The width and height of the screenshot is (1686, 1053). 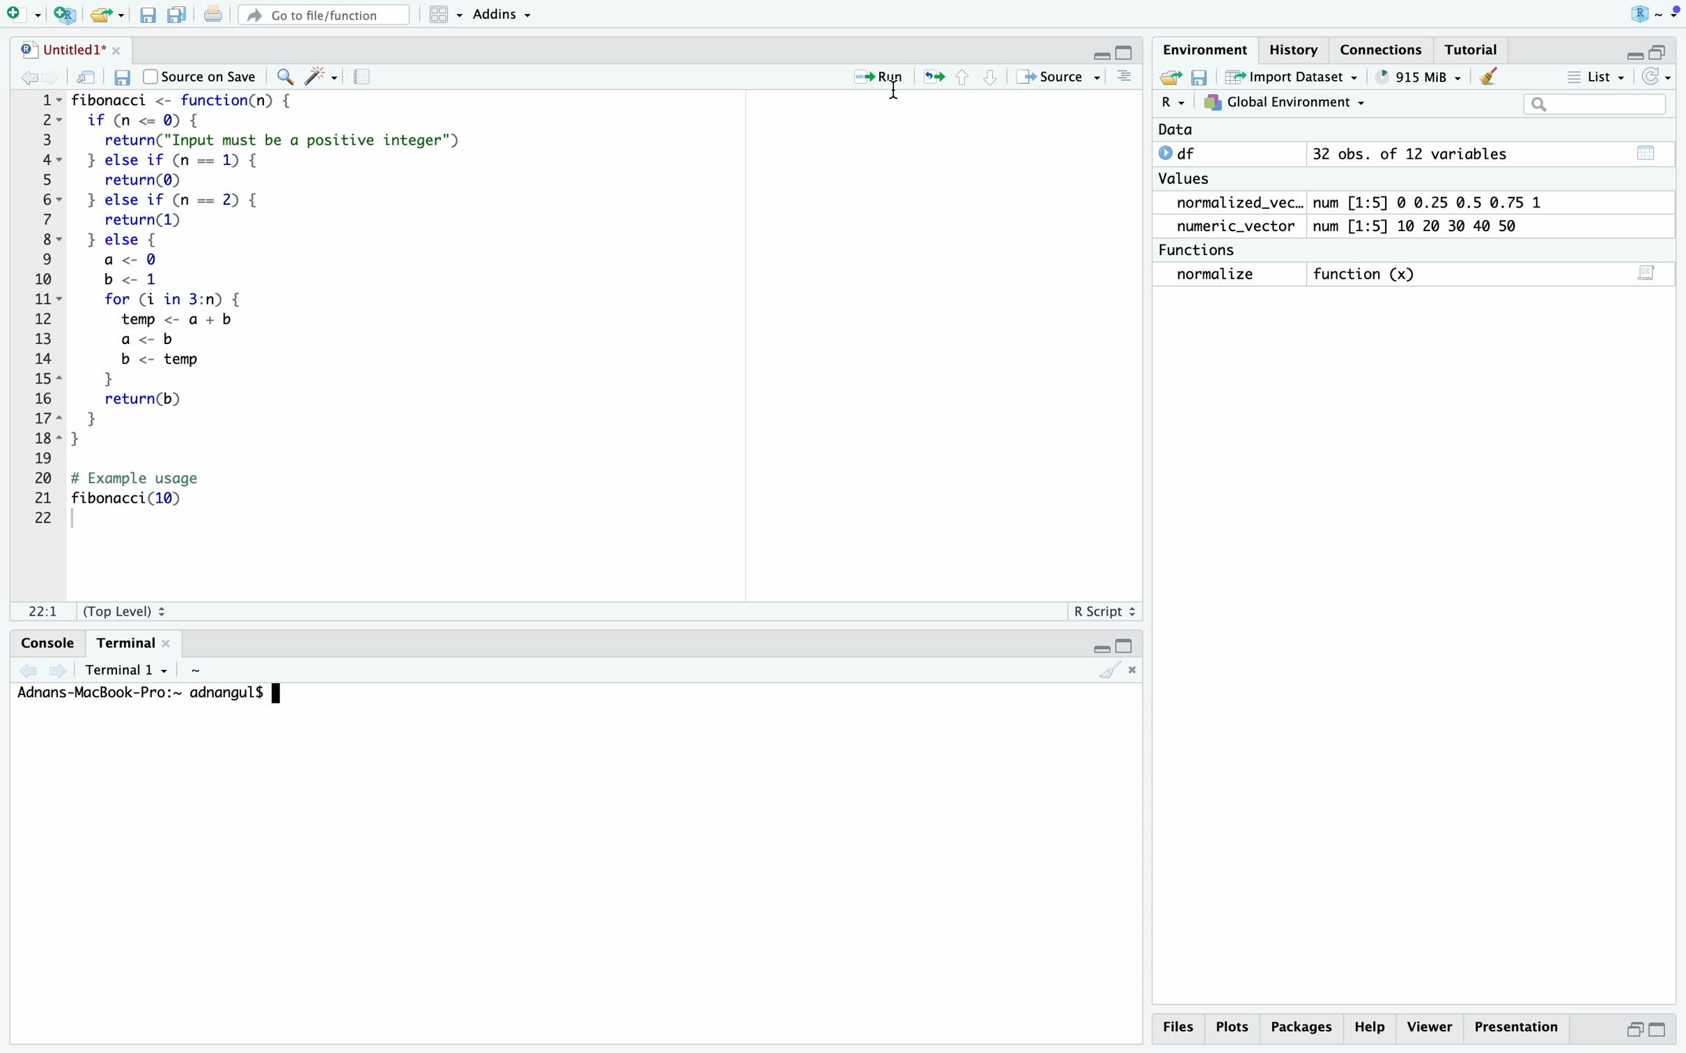 I want to click on find/replace, so click(x=284, y=77).